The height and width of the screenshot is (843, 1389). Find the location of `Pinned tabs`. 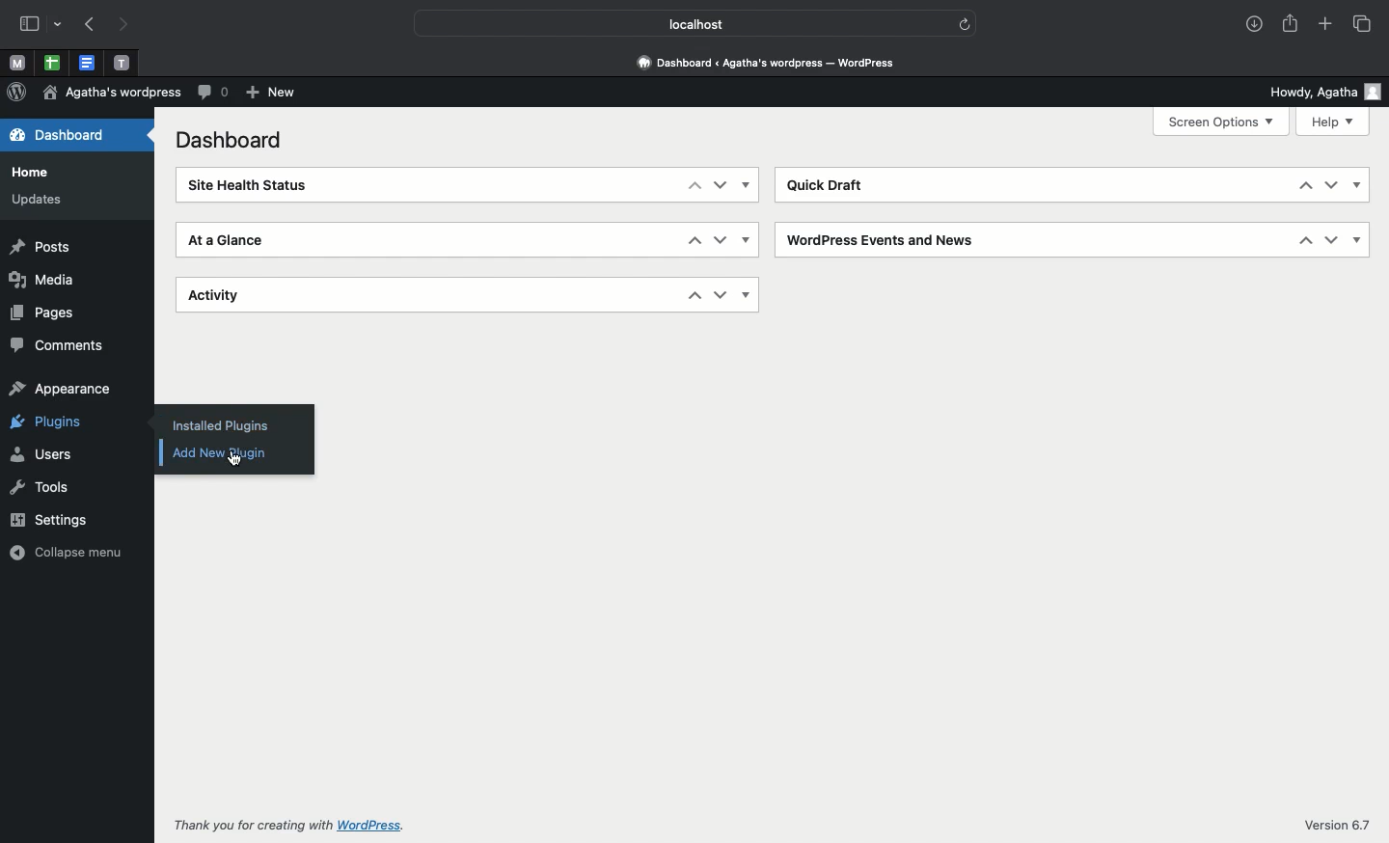

Pinned tabs is located at coordinates (18, 65).